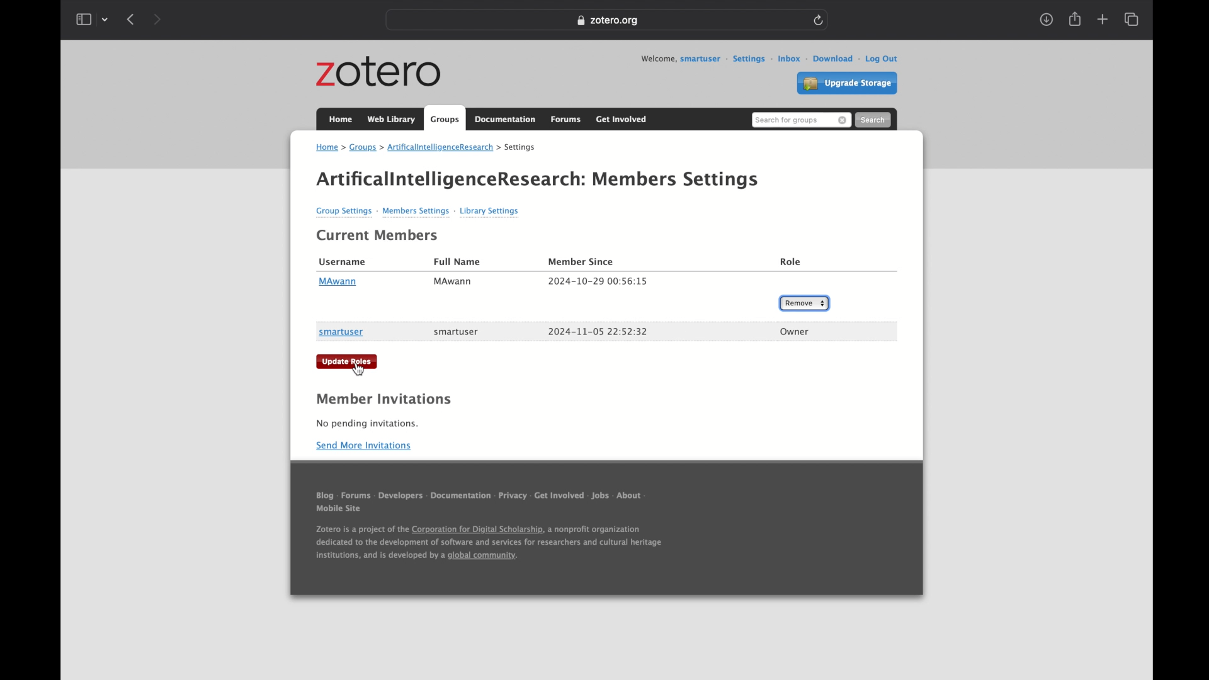  Describe the element at coordinates (383, 399) in the screenshot. I see `member invitations` at that location.